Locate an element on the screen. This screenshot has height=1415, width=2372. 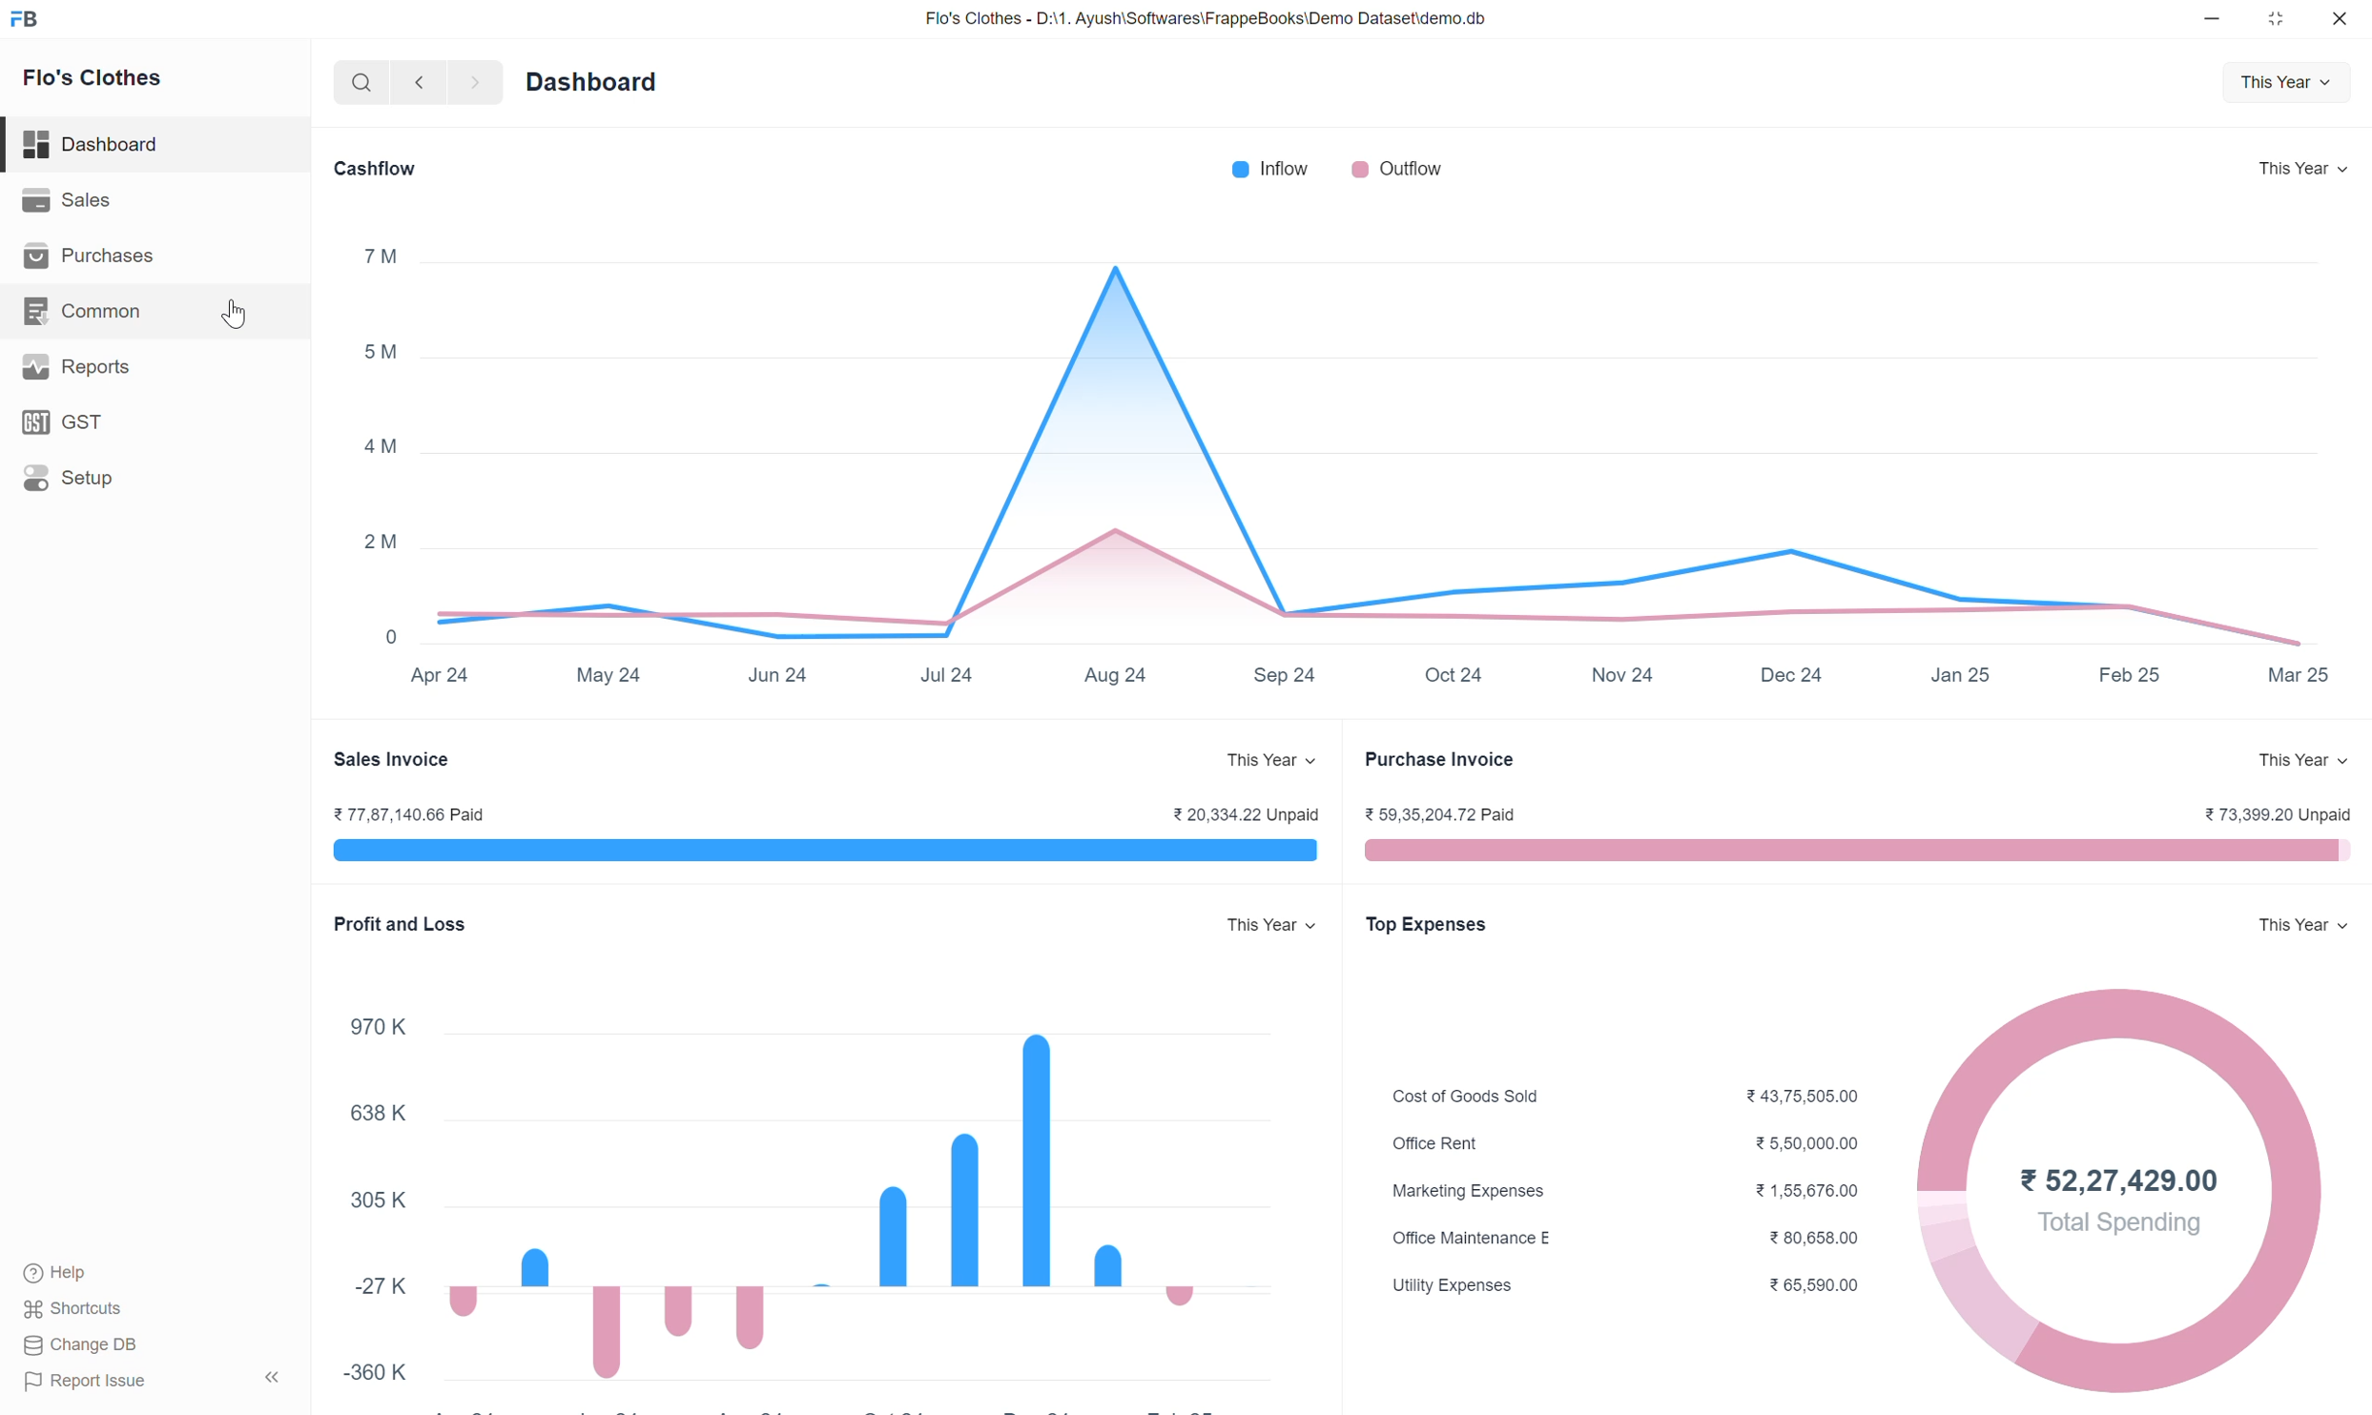
Frappebooks is located at coordinates (34, 18).